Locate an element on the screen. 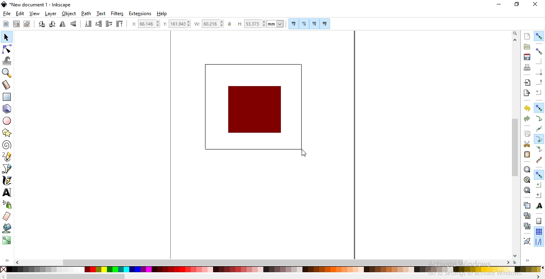 This screenshot has height=279, width=545. snap nodes paths and handles is located at coordinates (539, 108).